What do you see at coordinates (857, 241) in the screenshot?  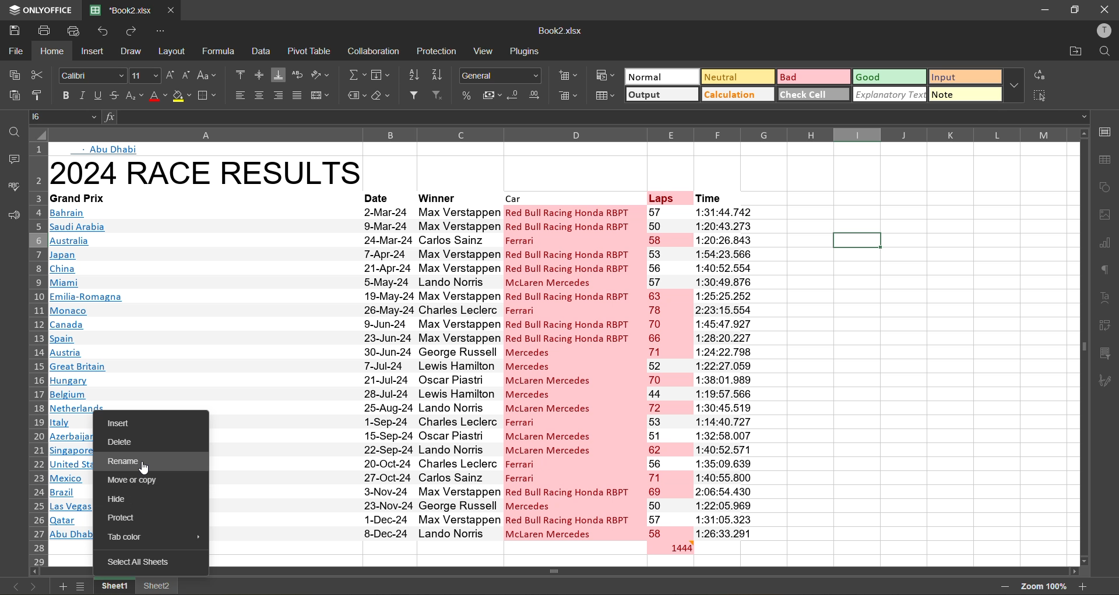 I see `selected cell` at bounding box center [857, 241].